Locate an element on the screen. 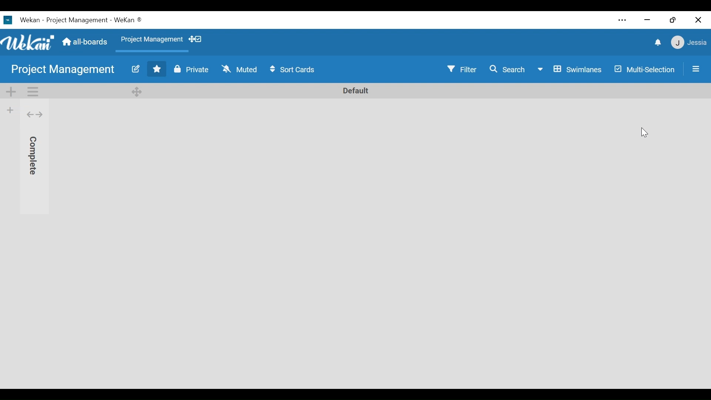  Board View is located at coordinates (570, 69).